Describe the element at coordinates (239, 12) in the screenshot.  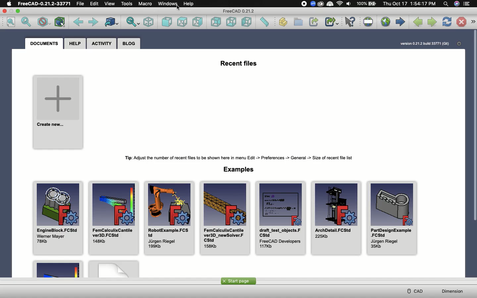
I see `FreeCAD` at that location.